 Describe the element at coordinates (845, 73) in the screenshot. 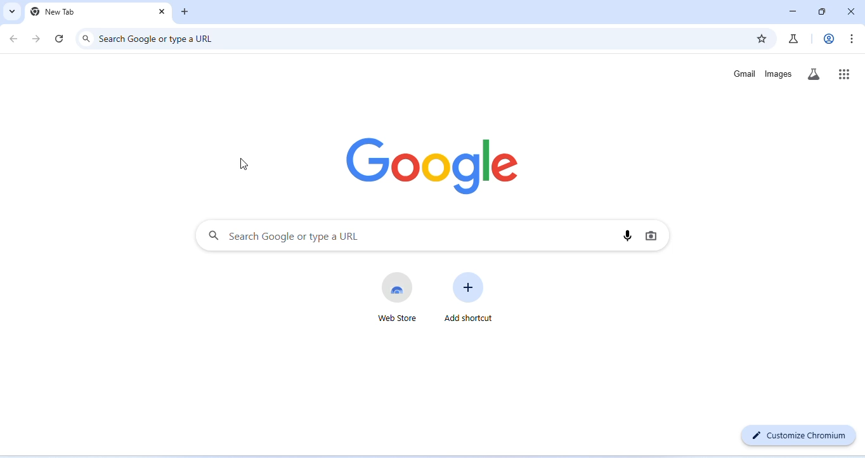

I see `google apps` at that location.